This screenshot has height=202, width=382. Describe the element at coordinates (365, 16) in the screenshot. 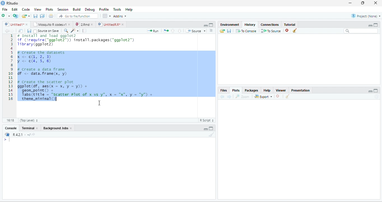

I see `Project: (None)` at that location.